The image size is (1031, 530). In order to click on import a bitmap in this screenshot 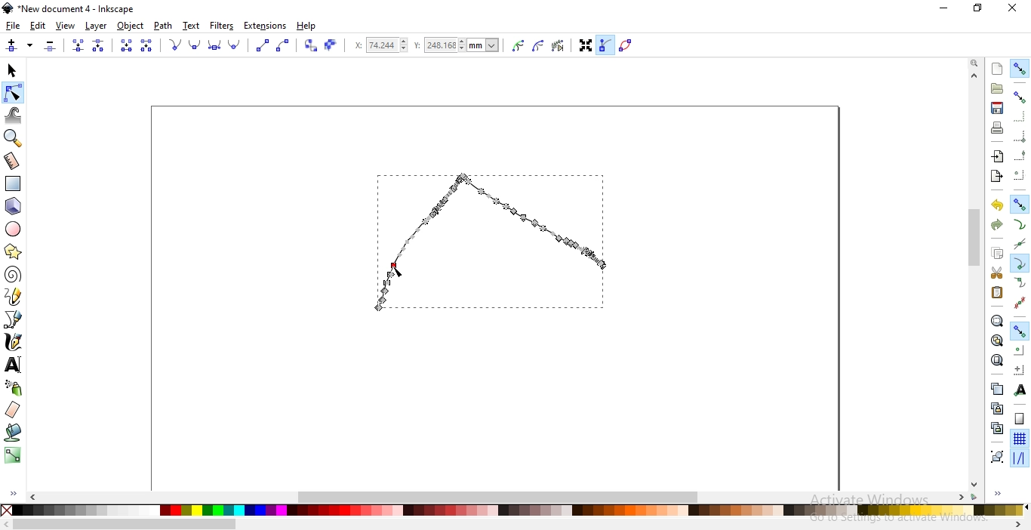, I will do `click(998, 156)`.